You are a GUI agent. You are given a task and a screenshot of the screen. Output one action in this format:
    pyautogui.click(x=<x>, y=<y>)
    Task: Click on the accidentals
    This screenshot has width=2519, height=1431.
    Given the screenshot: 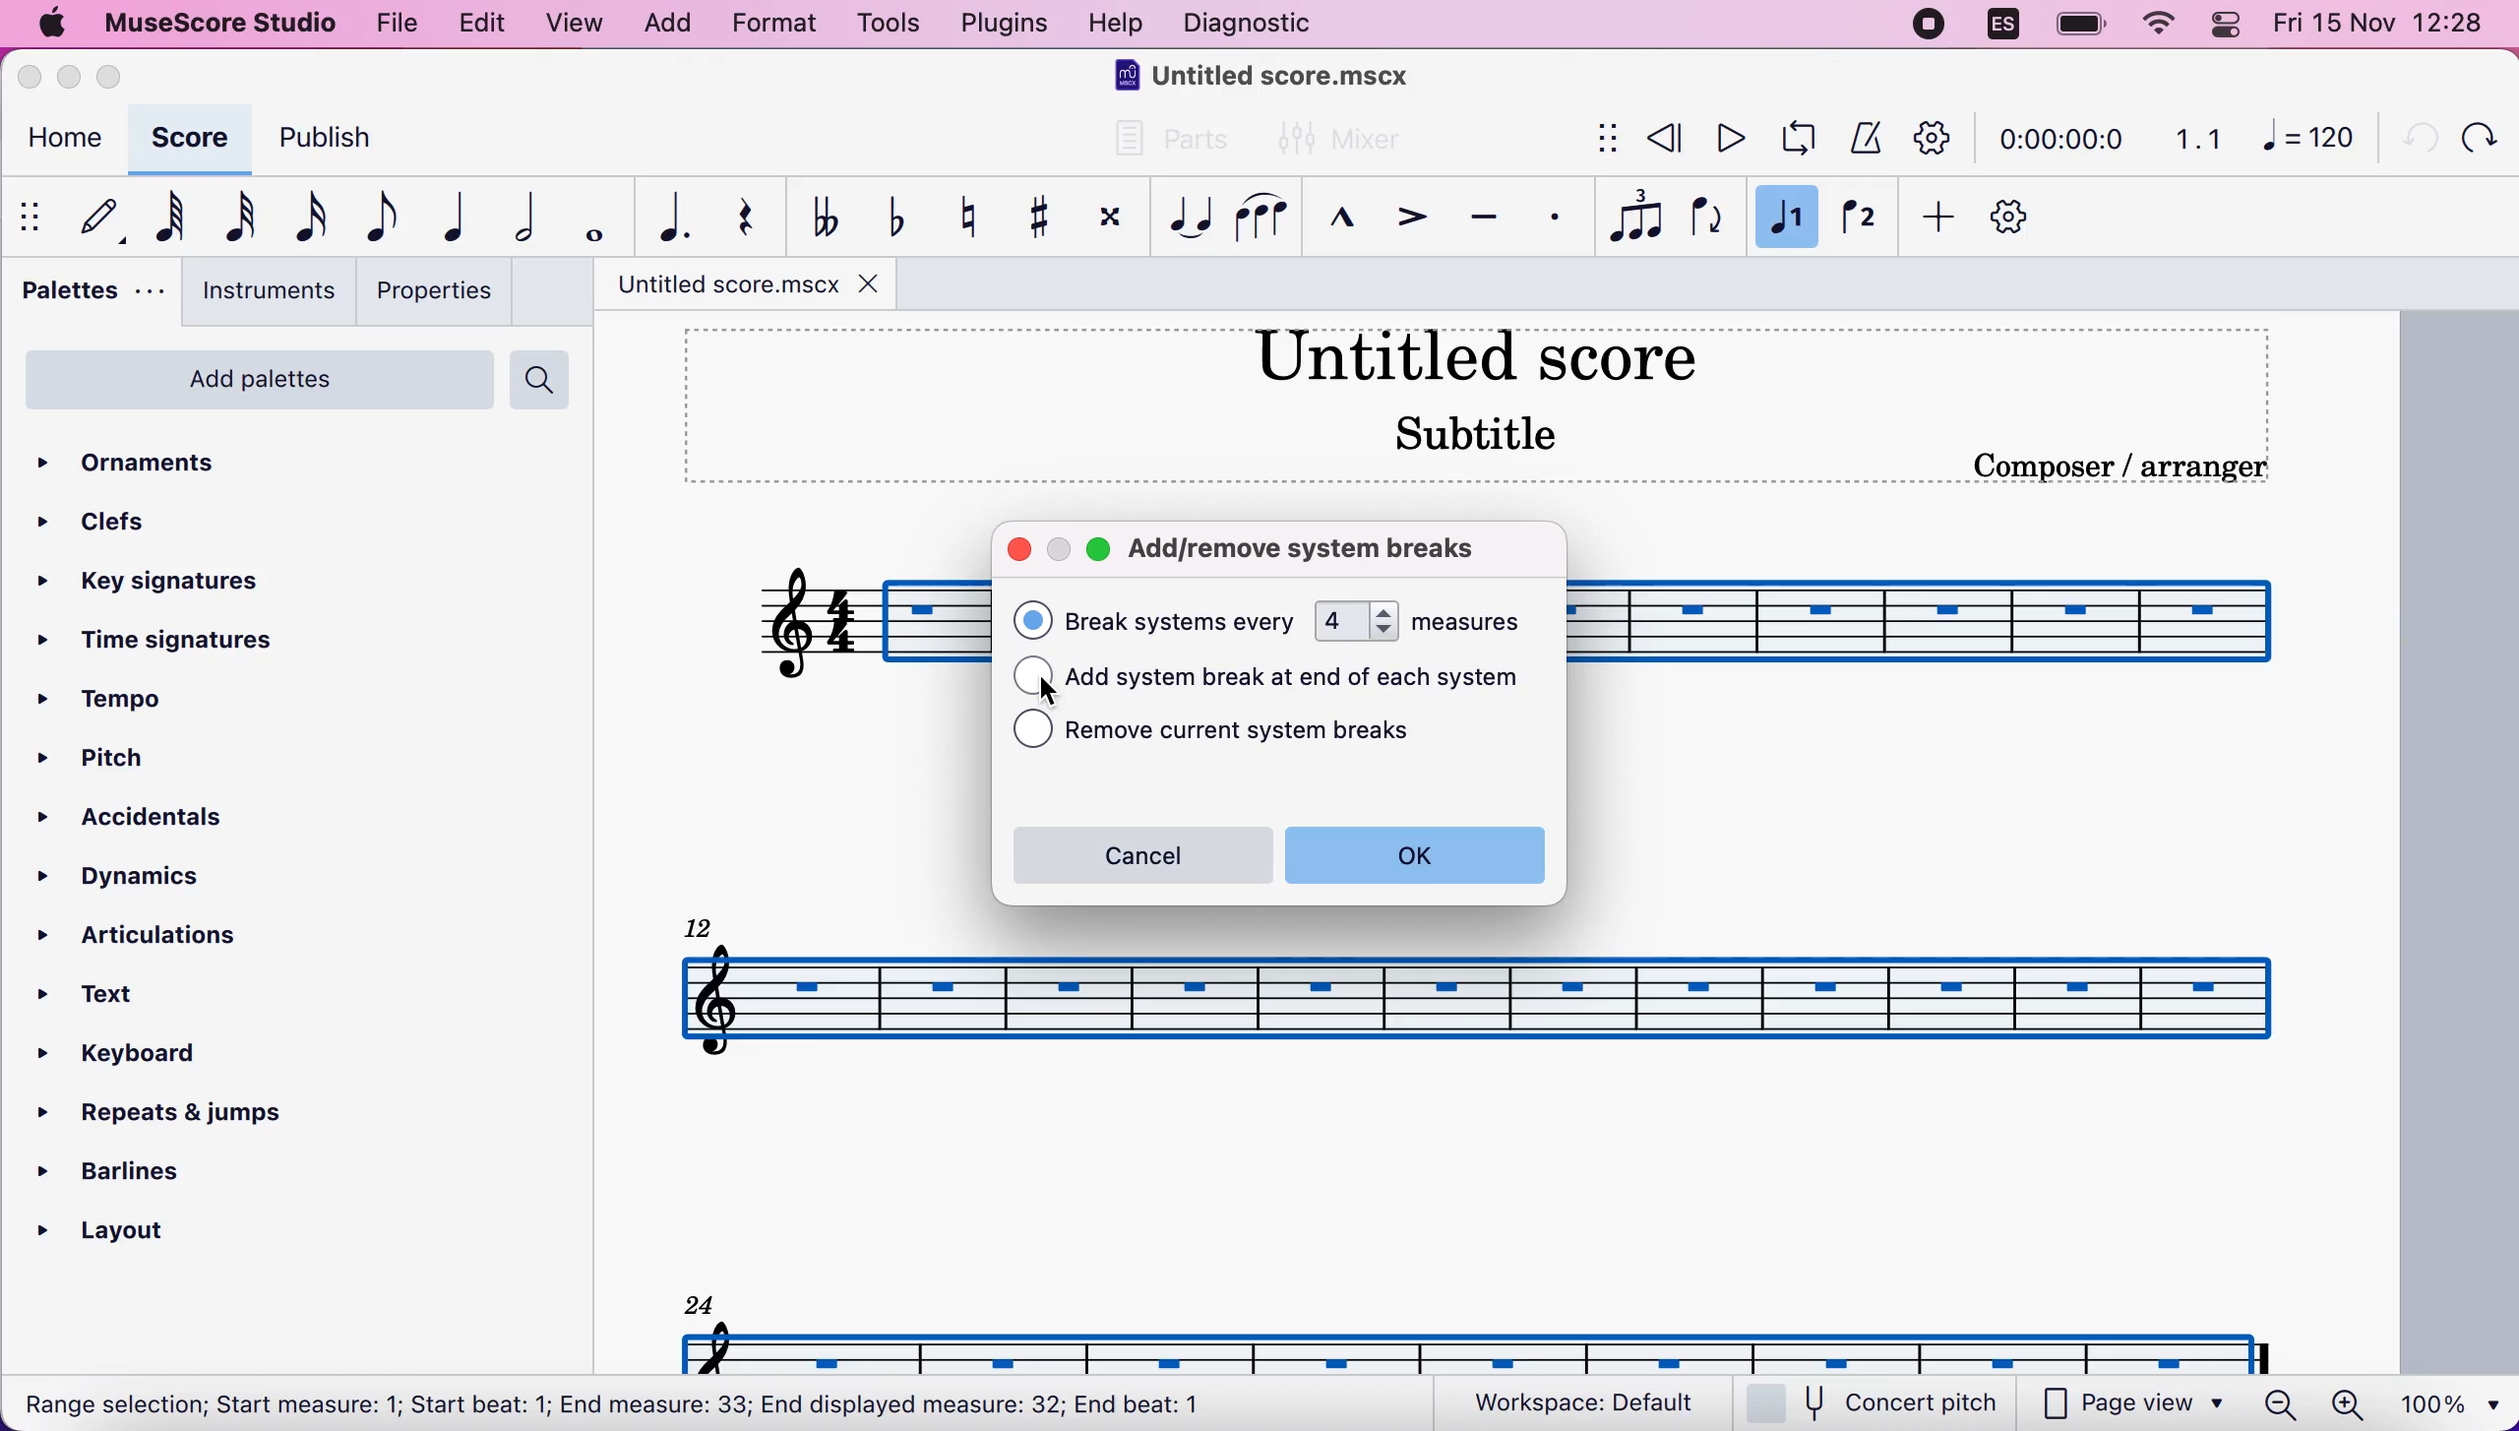 What is the action you would take?
    pyautogui.click(x=181, y=821)
    